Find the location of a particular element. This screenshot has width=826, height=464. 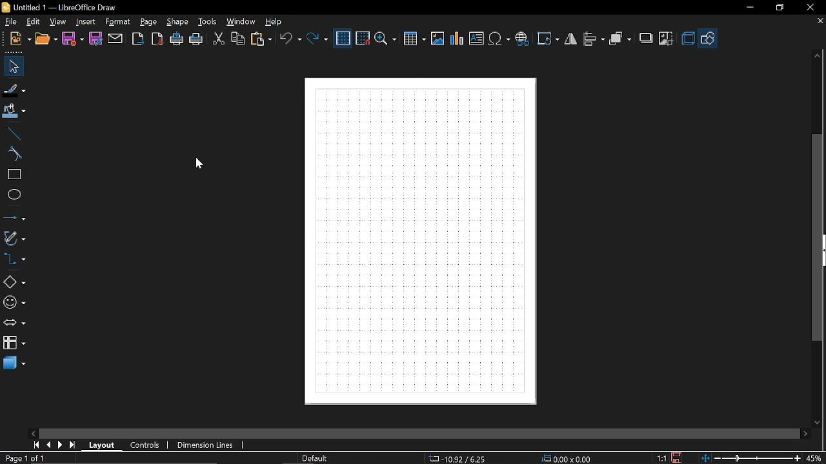

Display grid is located at coordinates (343, 39).